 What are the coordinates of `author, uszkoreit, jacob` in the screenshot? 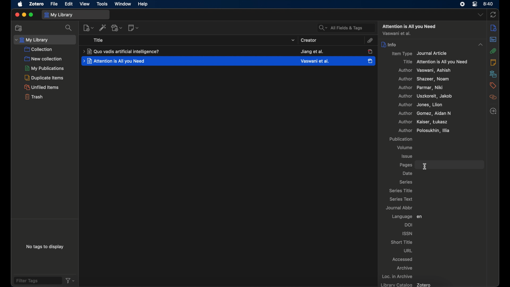 It's located at (426, 96).